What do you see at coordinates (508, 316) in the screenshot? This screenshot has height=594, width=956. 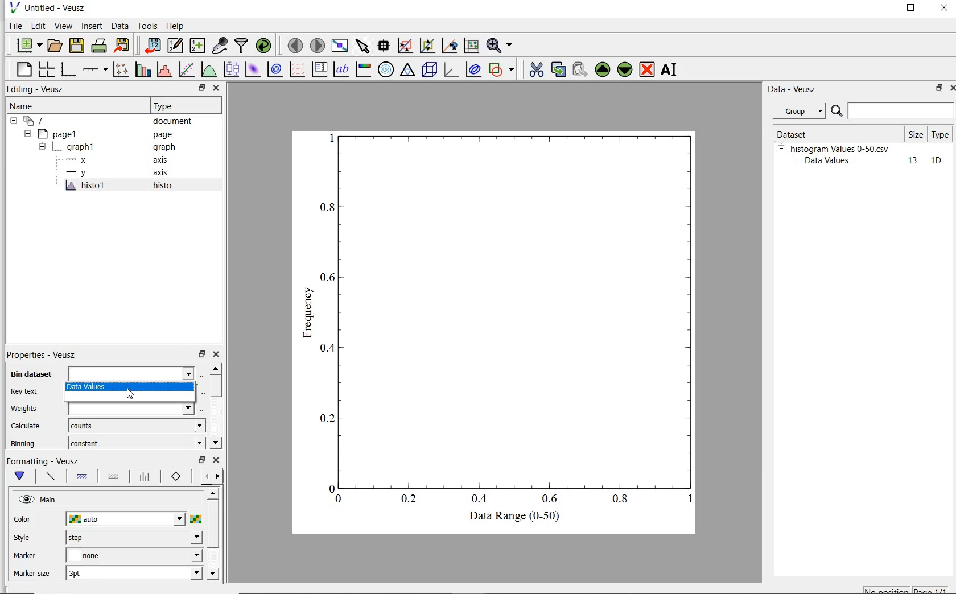 I see `Graph` at bounding box center [508, 316].